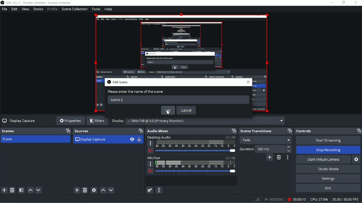 This screenshot has height=203, width=362. Describe the element at coordinates (13, 190) in the screenshot. I see `Remove selected scene` at that location.